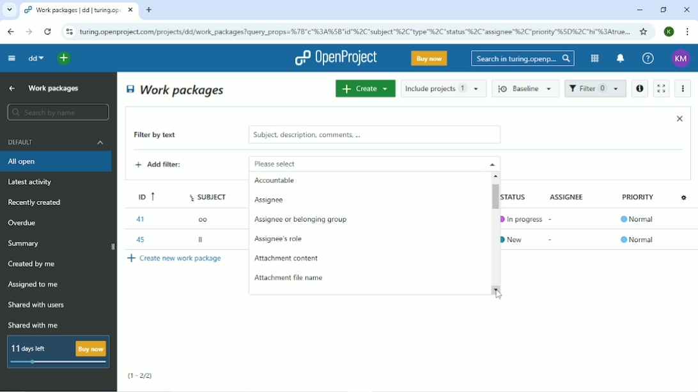 This screenshot has width=698, height=392. What do you see at coordinates (54, 87) in the screenshot?
I see `Work packages` at bounding box center [54, 87].